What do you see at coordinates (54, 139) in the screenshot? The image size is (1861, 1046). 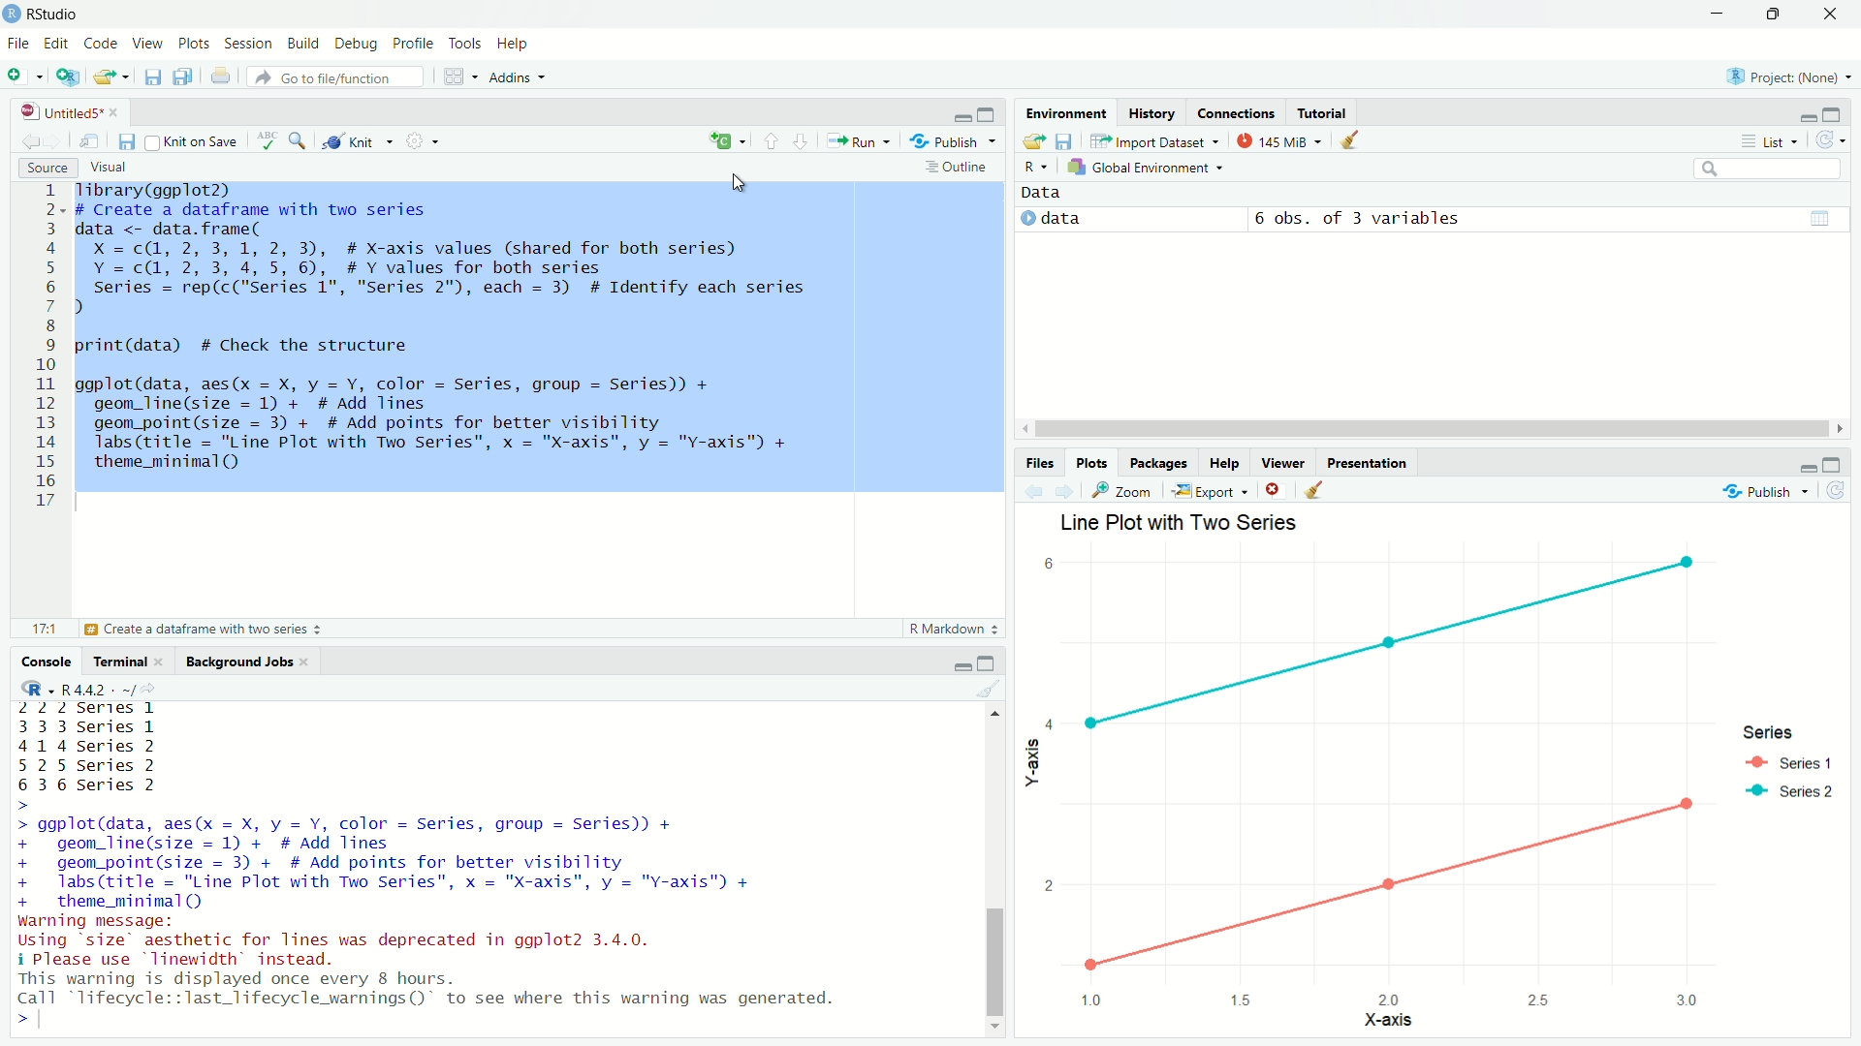 I see `Go forward to the next source selection` at bounding box center [54, 139].